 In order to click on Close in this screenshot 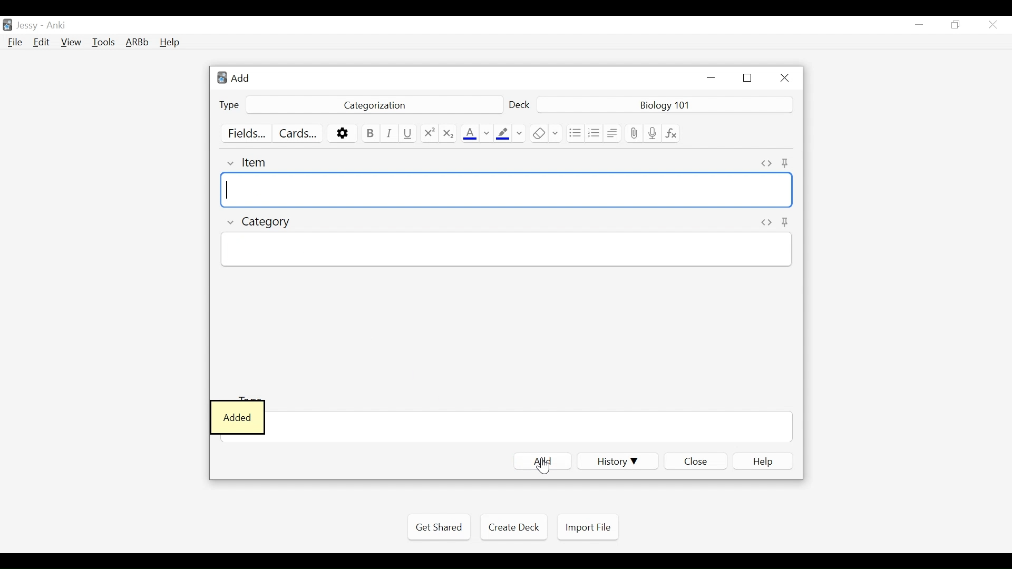, I will do `click(695, 462)`.